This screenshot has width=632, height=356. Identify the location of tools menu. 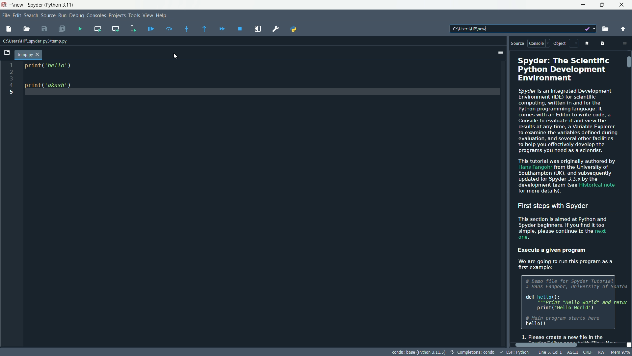
(134, 16).